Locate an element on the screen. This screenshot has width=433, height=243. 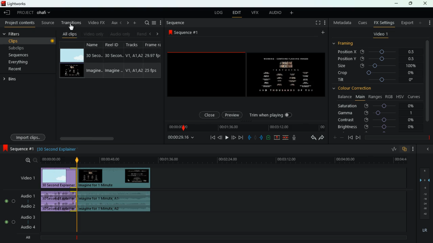
filters is located at coordinates (17, 34).